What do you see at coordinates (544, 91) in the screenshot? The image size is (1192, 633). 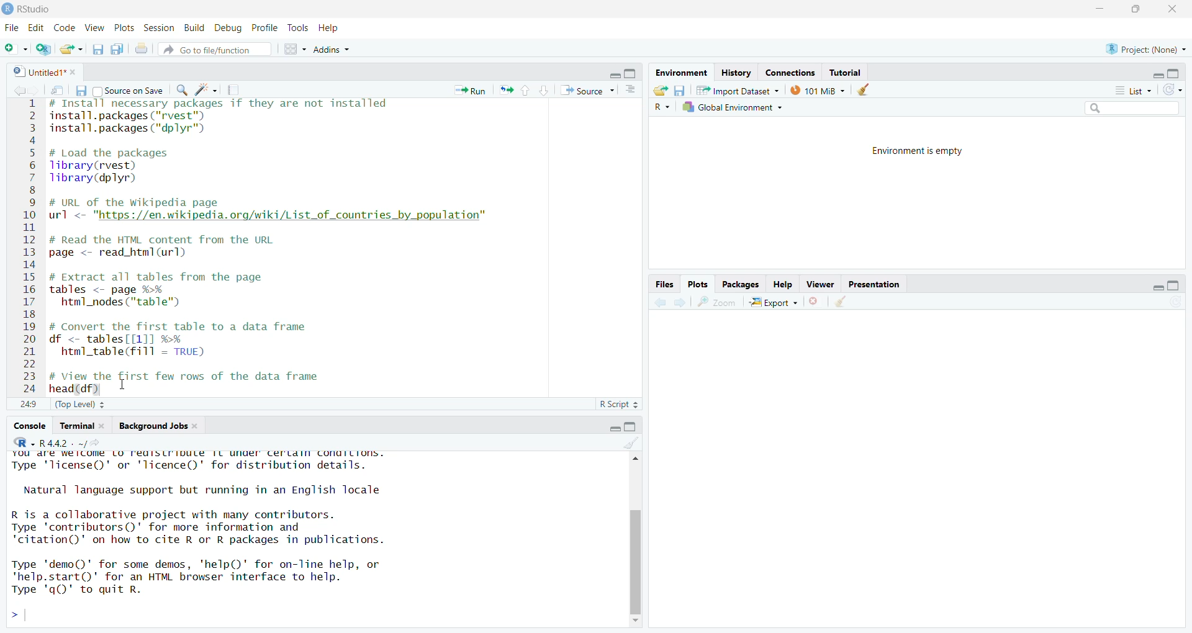 I see `down` at bounding box center [544, 91].